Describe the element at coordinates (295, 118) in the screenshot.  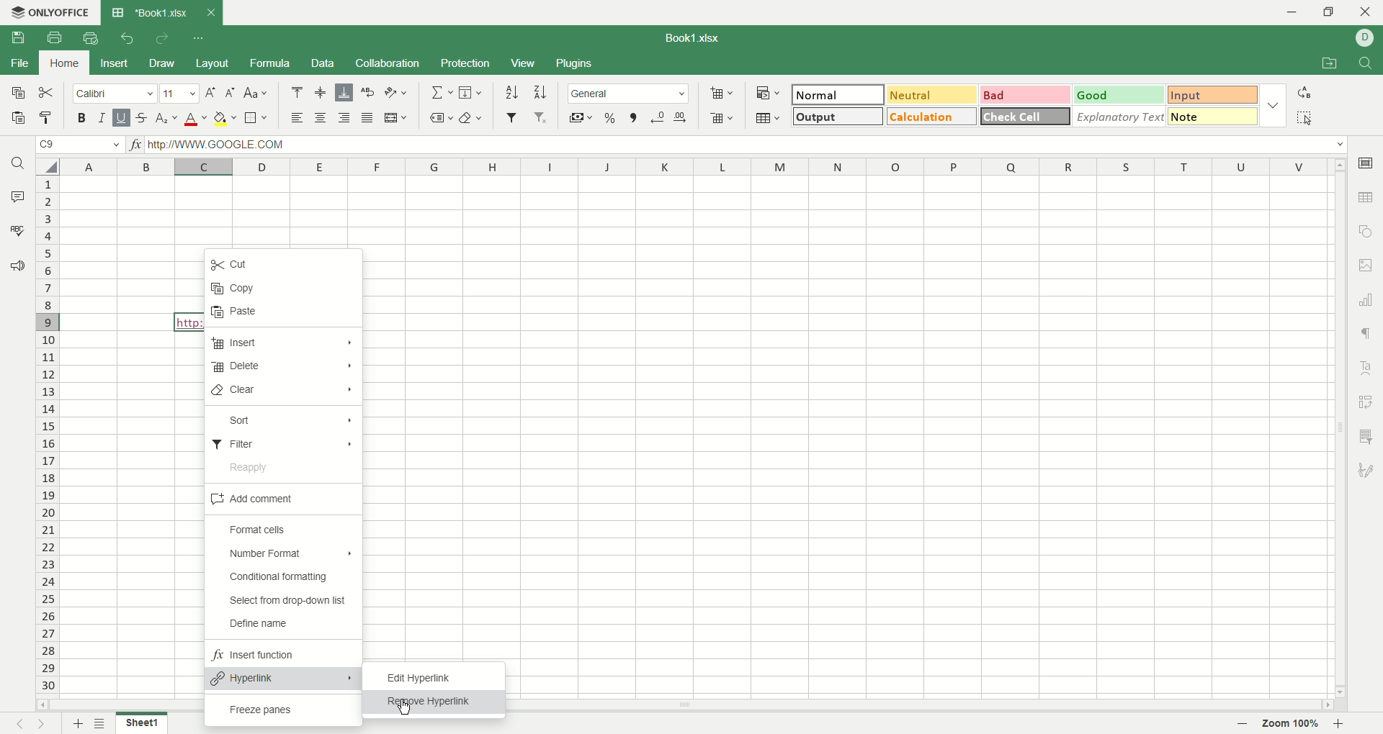
I see `align left` at that location.